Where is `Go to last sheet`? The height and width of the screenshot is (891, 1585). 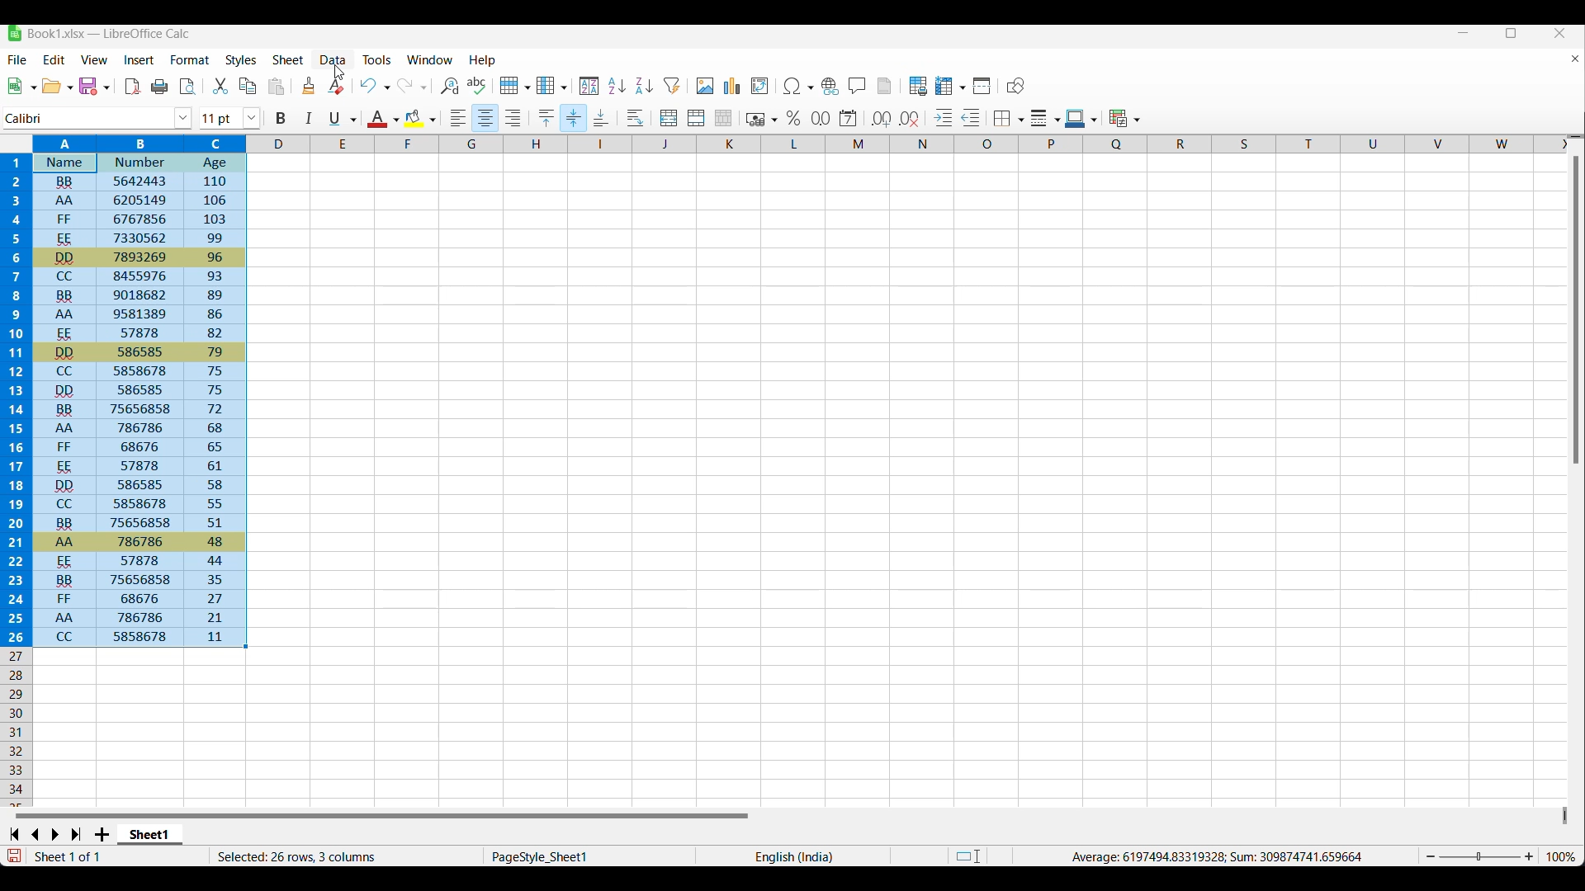 Go to last sheet is located at coordinates (76, 834).